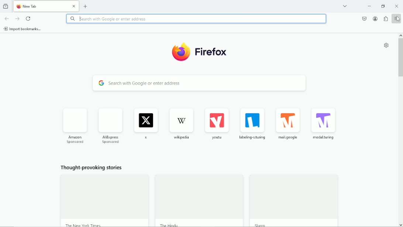  What do you see at coordinates (46, 6) in the screenshot?
I see `New tab` at bounding box center [46, 6].